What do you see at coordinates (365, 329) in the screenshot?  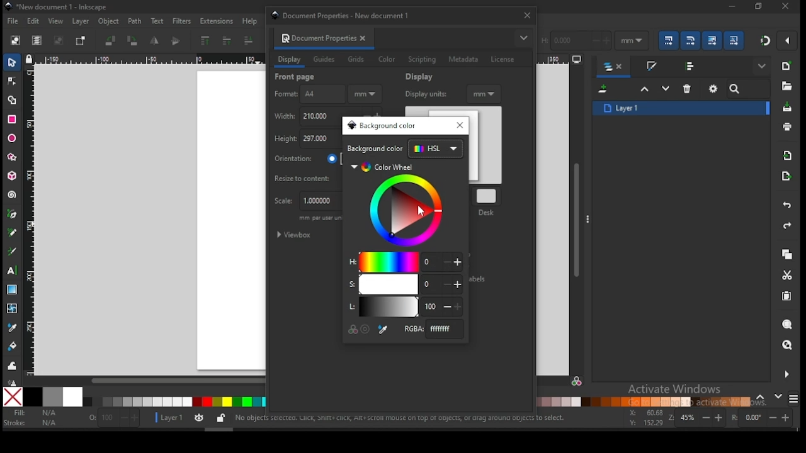 I see `out of gamut!` at bounding box center [365, 329].